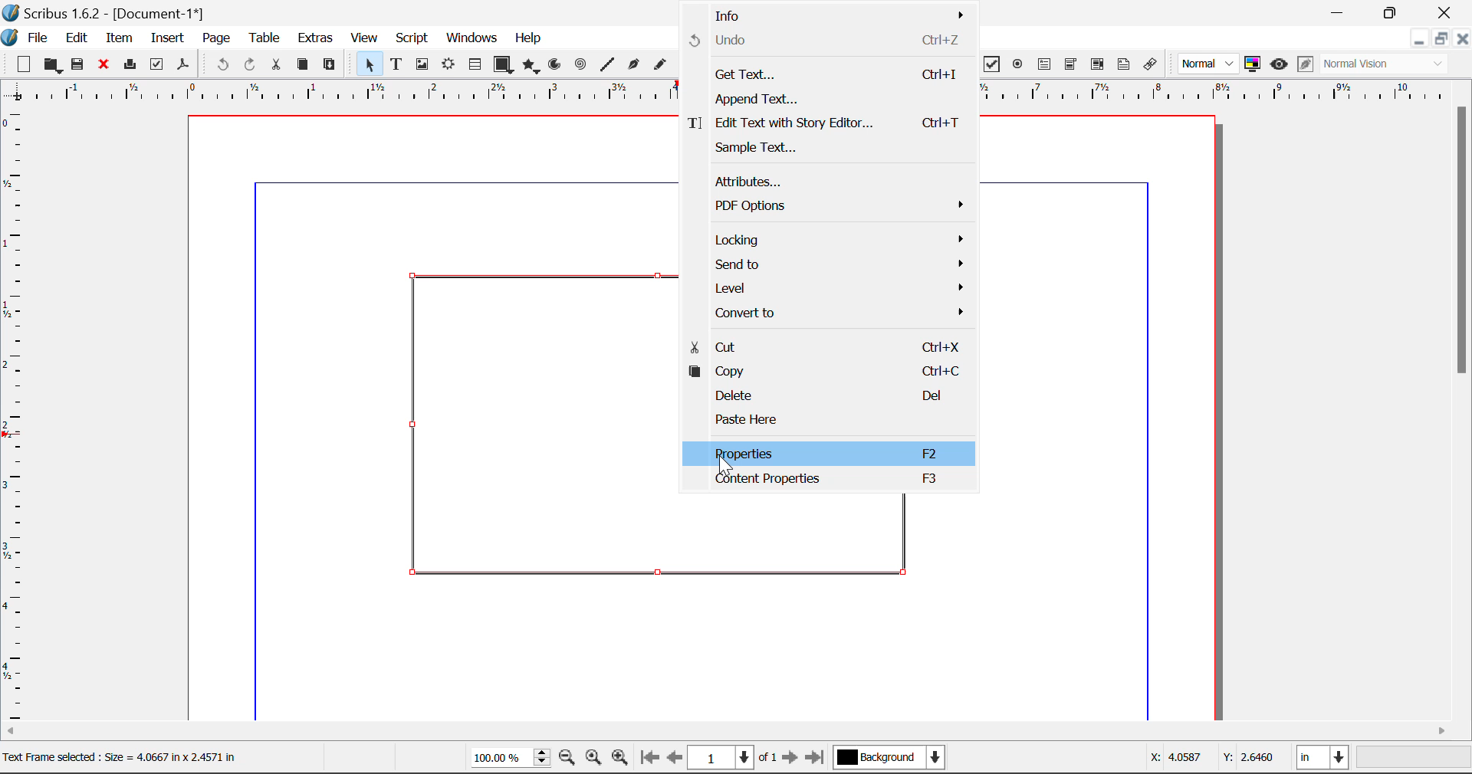  What do you see at coordinates (830, 453) in the screenshot?
I see `Properties` at bounding box center [830, 453].